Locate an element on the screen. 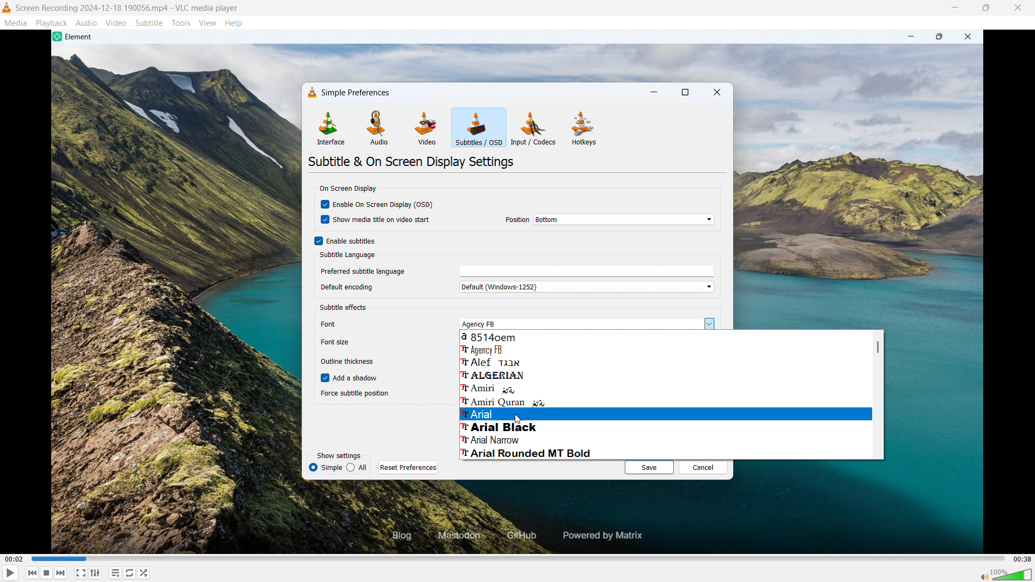  arial black is located at coordinates (665, 427).